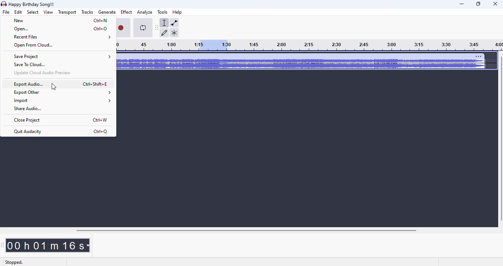  I want to click on new, so click(19, 21).